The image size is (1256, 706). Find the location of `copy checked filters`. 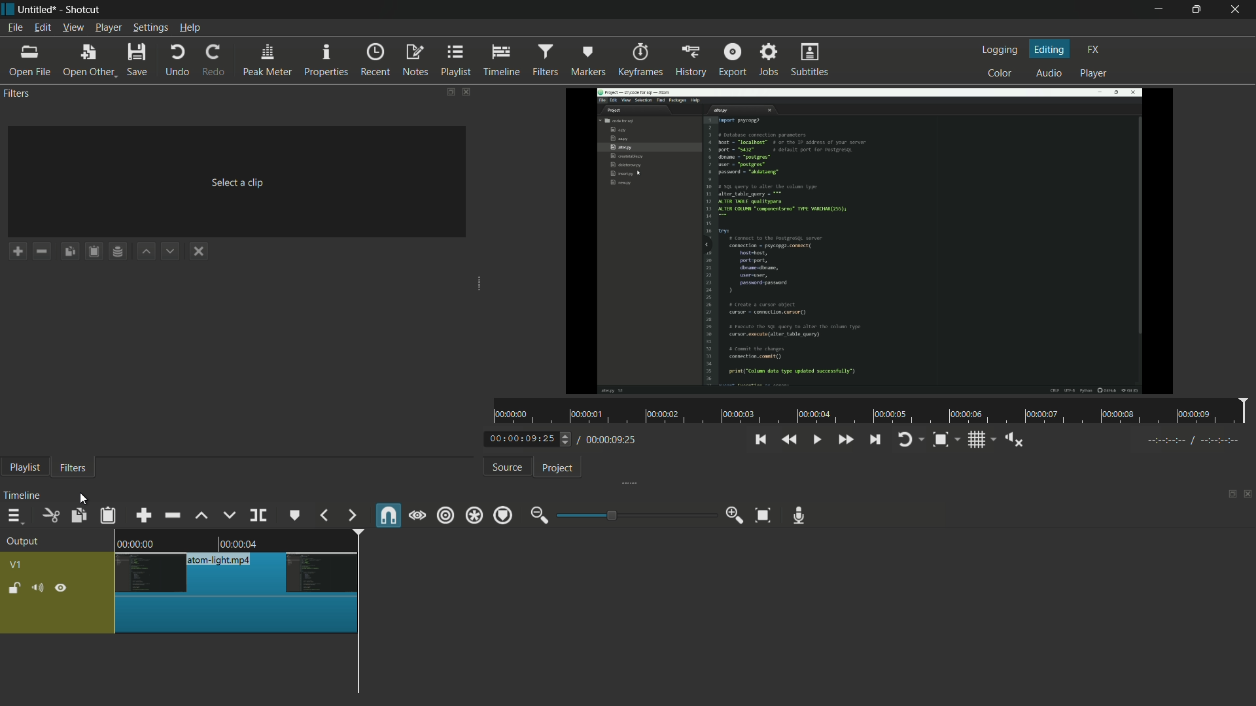

copy checked filters is located at coordinates (80, 515).